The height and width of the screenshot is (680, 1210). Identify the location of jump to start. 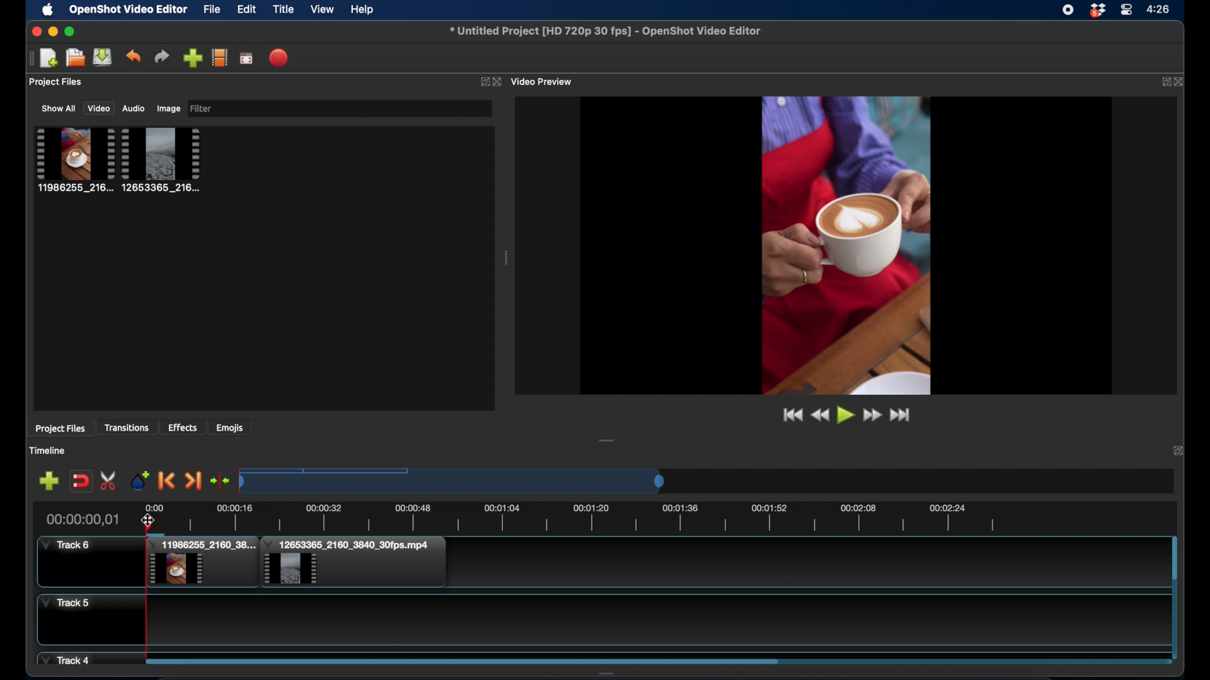
(790, 414).